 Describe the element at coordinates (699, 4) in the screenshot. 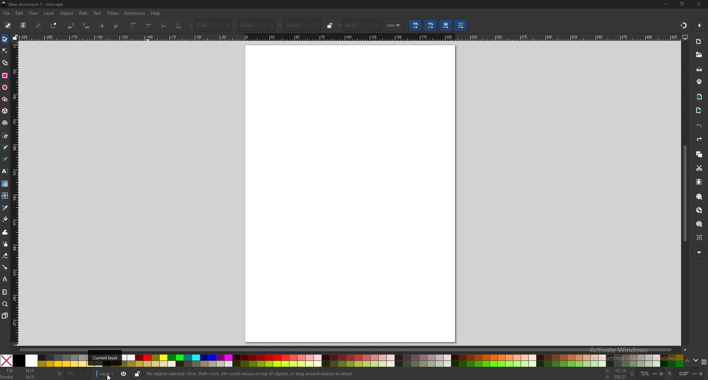

I see `close` at that location.